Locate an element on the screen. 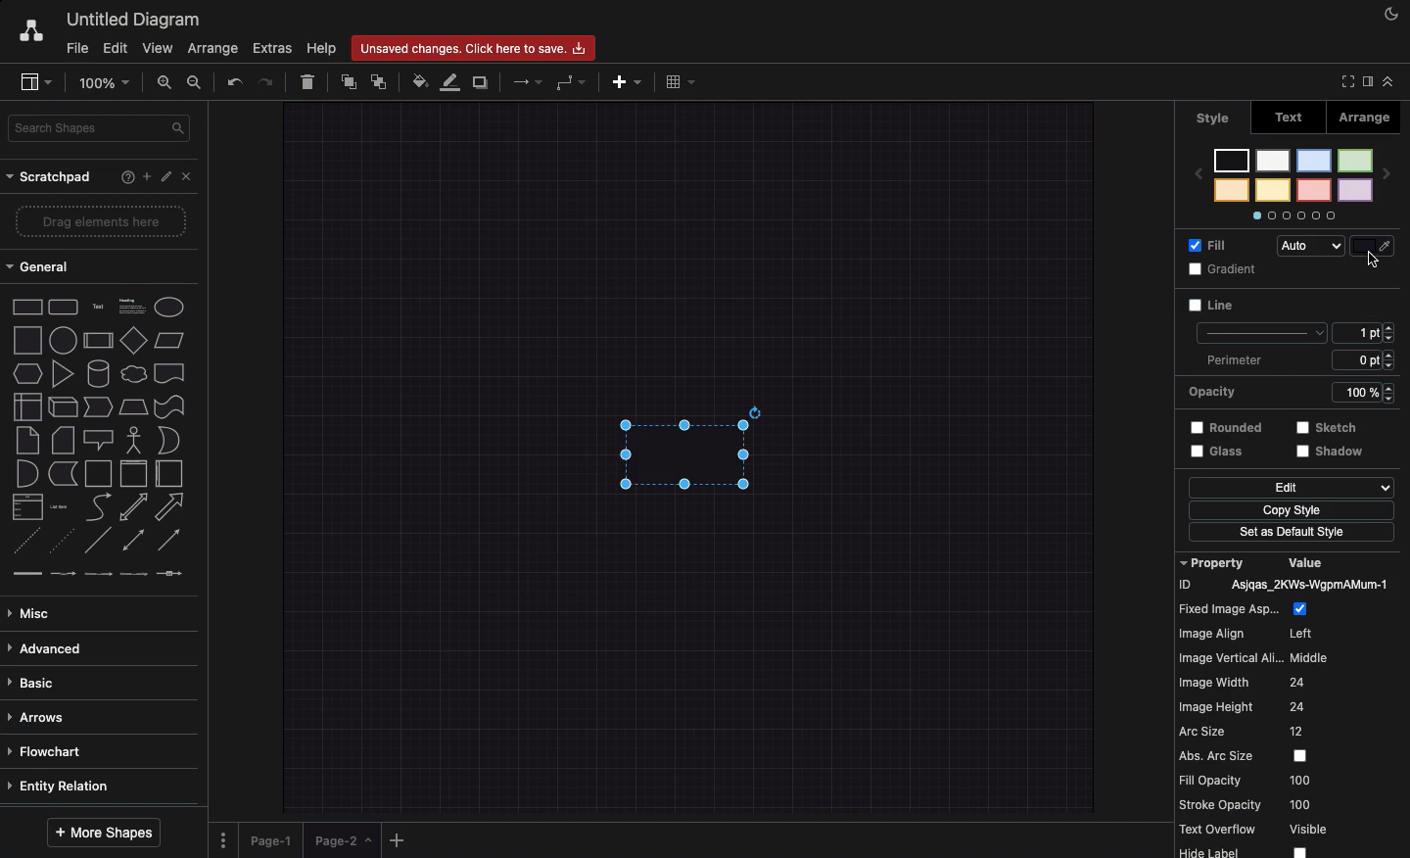  Ad is located at coordinates (629, 79).